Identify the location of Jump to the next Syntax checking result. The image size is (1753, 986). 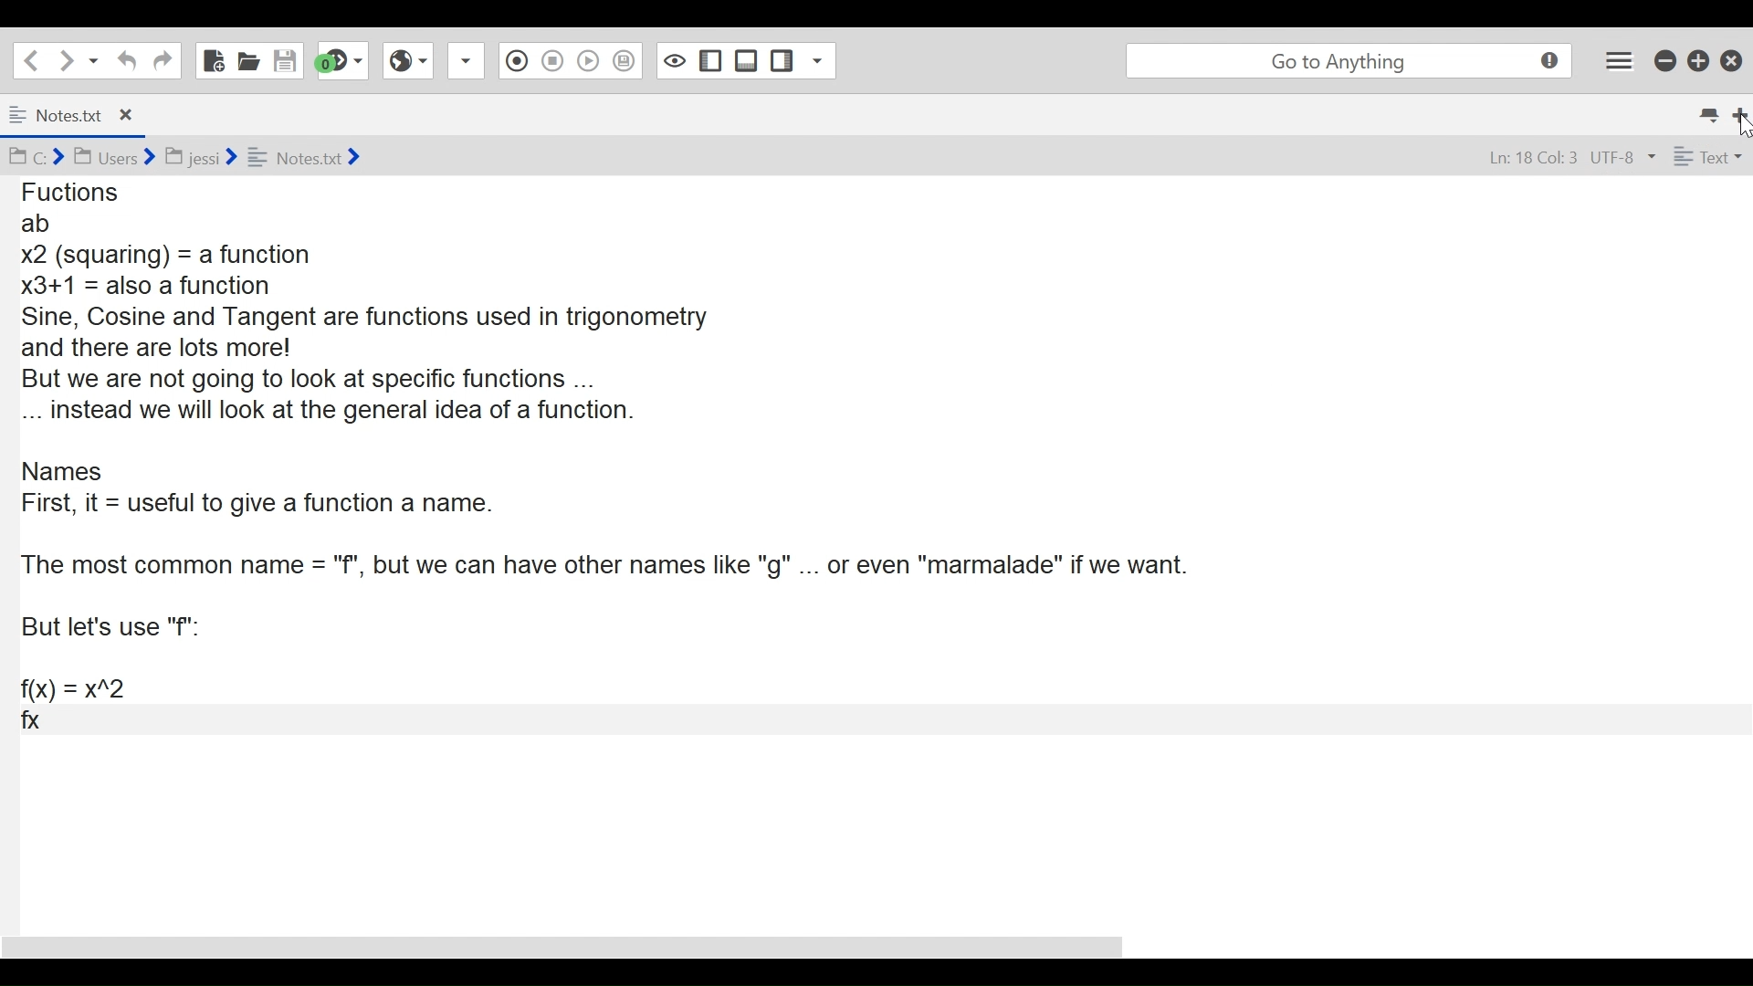
(342, 61).